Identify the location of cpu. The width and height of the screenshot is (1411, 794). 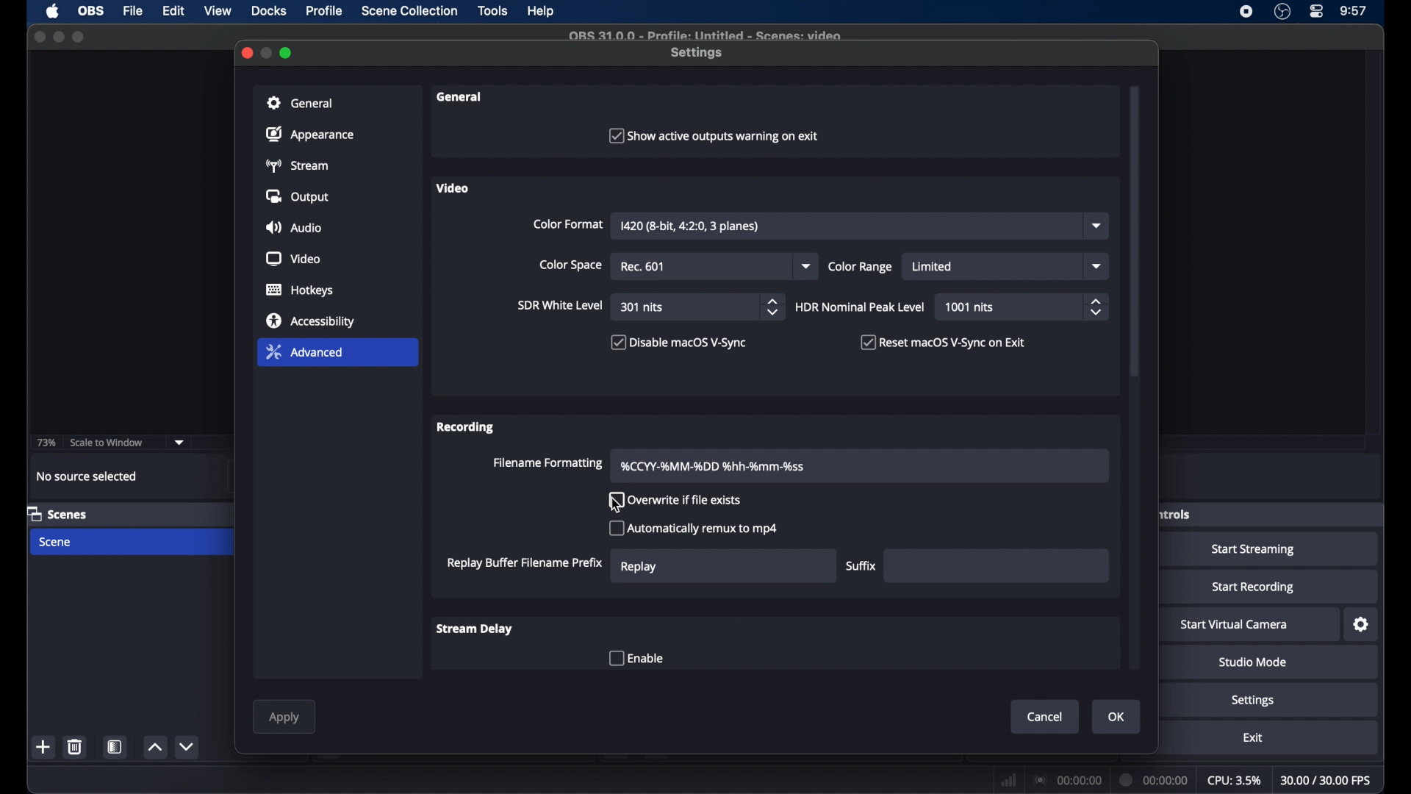
(1234, 779).